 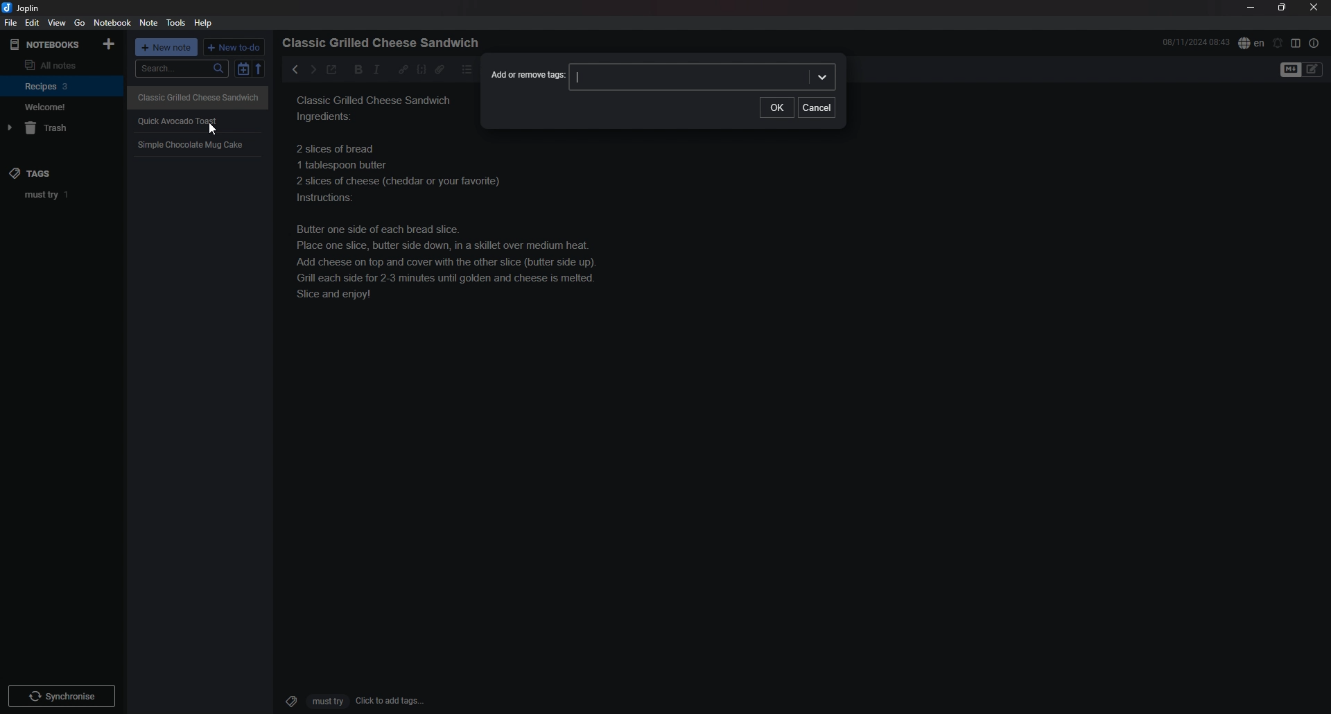 What do you see at coordinates (10, 24) in the screenshot?
I see `file` at bounding box center [10, 24].